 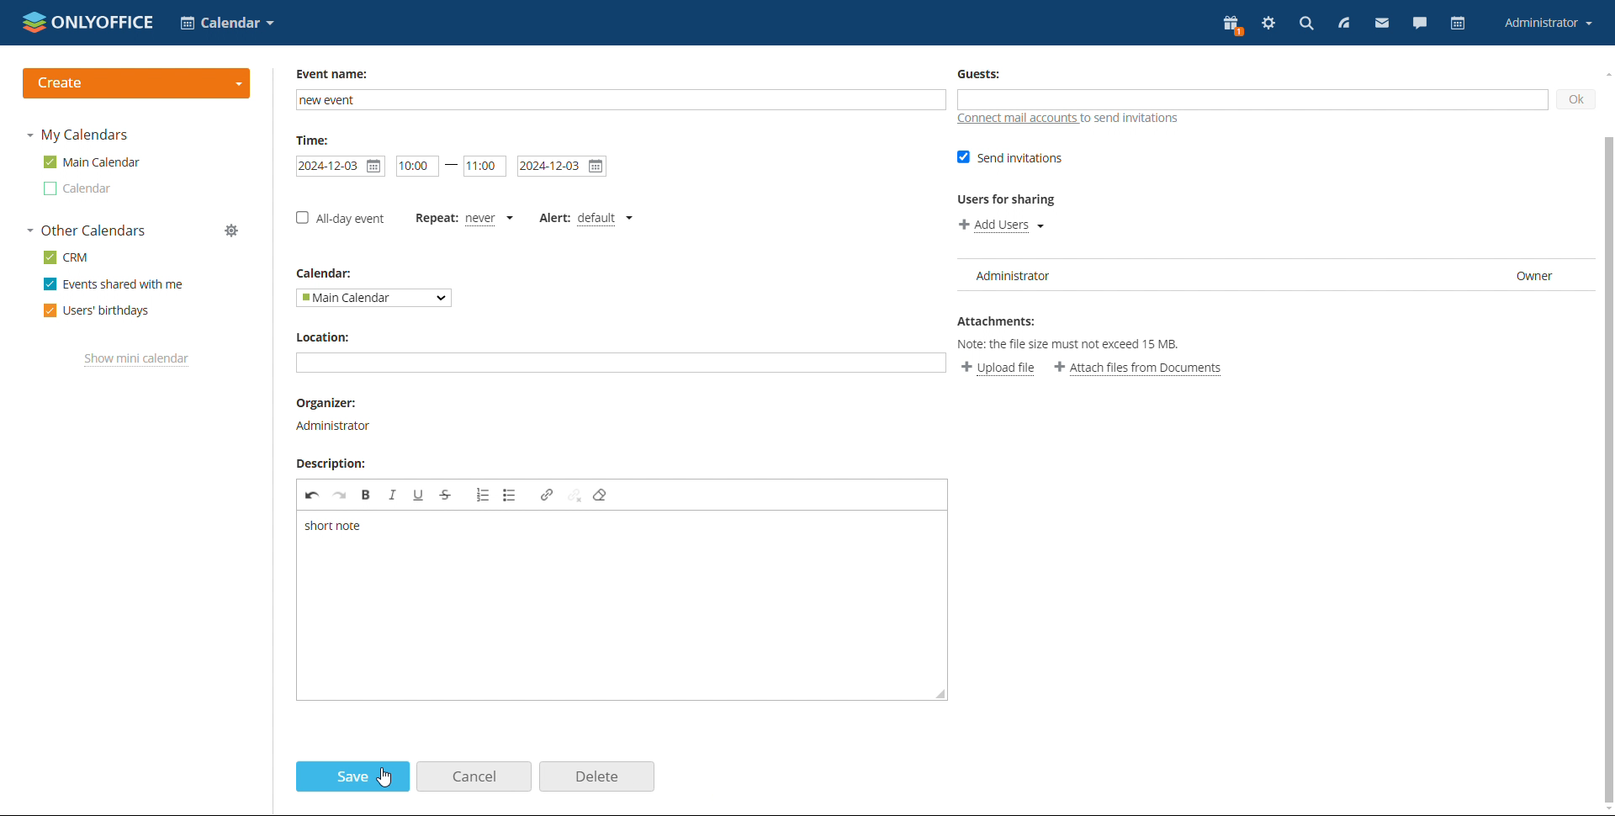 What do you see at coordinates (1143, 367) in the screenshot?
I see `attach files from documents` at bounding box center [1143, 367].